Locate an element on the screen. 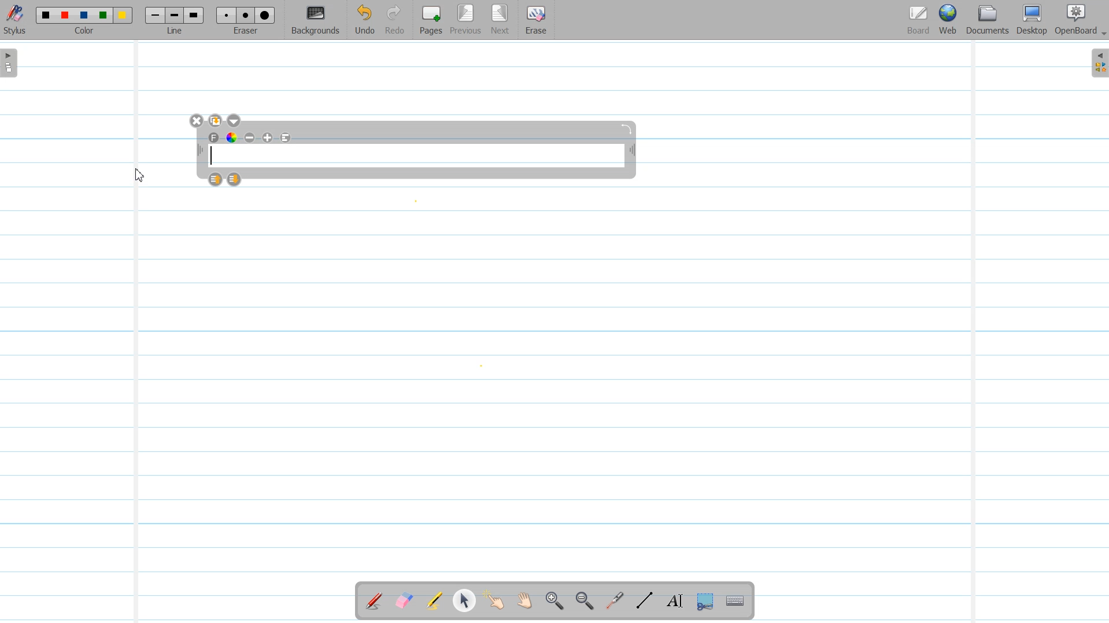 The image size is (1109, 623). Next is located at coordinates (500, 20).